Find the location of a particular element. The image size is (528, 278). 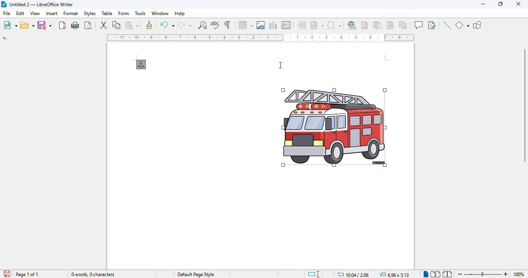

insert page break is located at coordinates (302, 25).